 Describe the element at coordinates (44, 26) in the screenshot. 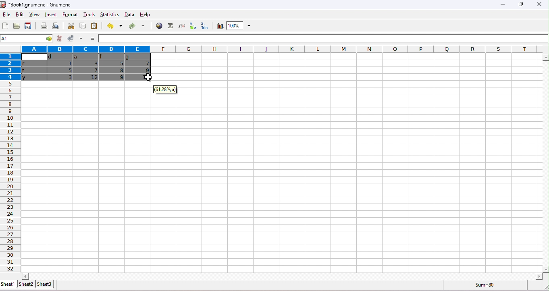

I see `print` at that location.